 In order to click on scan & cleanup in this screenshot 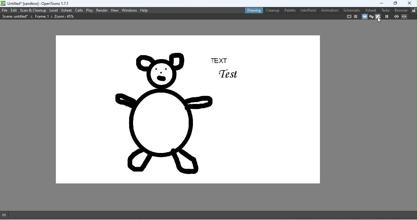, I will do `click(34, 10)`.